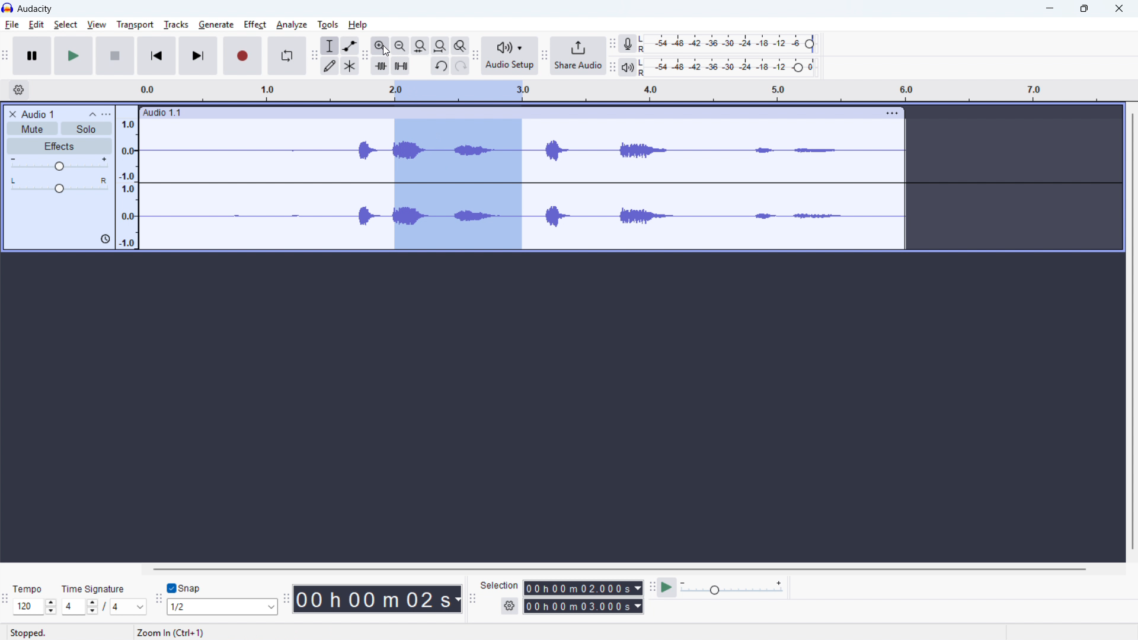  What do you see at coordinates (59, 185) in the screenshot?
I see `pan: centre` at bounding box center [59, 185].